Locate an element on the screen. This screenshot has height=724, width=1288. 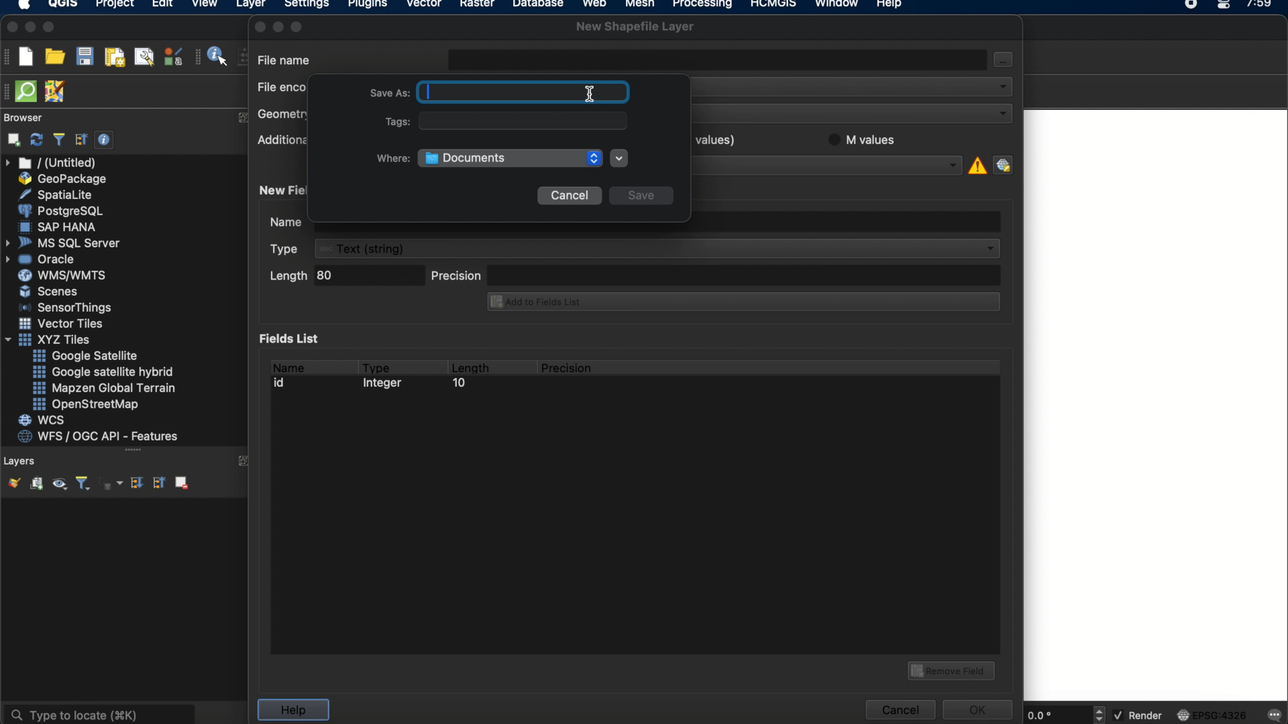
dropdown is located at coordinates (619, 158).